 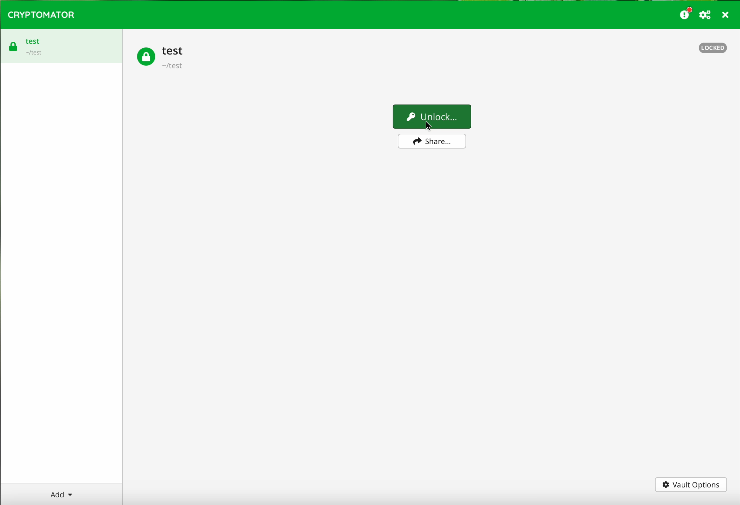 What do you see at coordinates (726, 16) in the screenshot?
I see `close` at bounding box center [726, 16].